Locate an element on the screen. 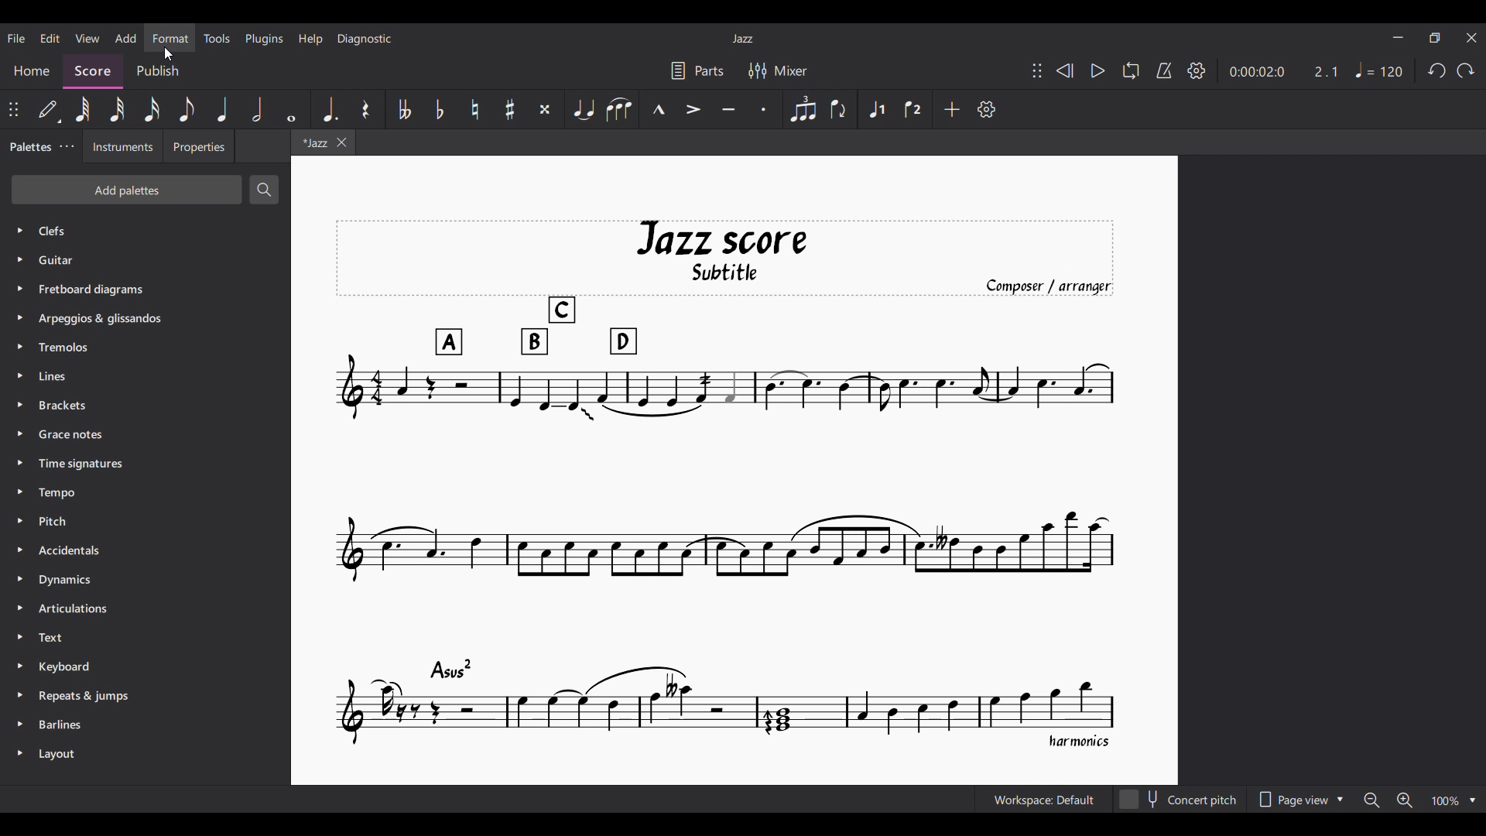 This screenshot has height=836, width=1486. Text is located at coordinates (53, 639).